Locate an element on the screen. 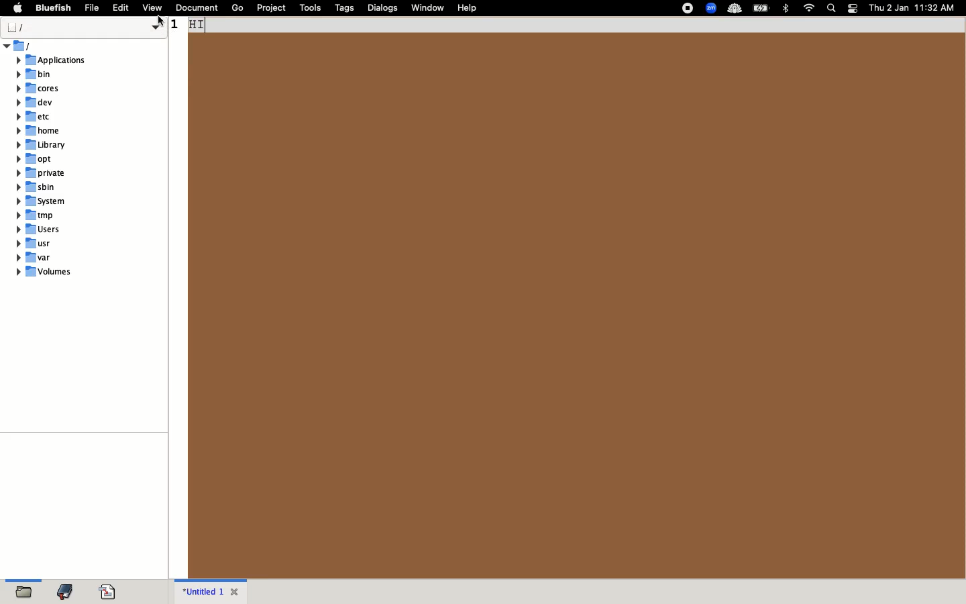 Image resolution: width=966 pixels, height=604 pixels. tools is located at coordinates (310, 8).